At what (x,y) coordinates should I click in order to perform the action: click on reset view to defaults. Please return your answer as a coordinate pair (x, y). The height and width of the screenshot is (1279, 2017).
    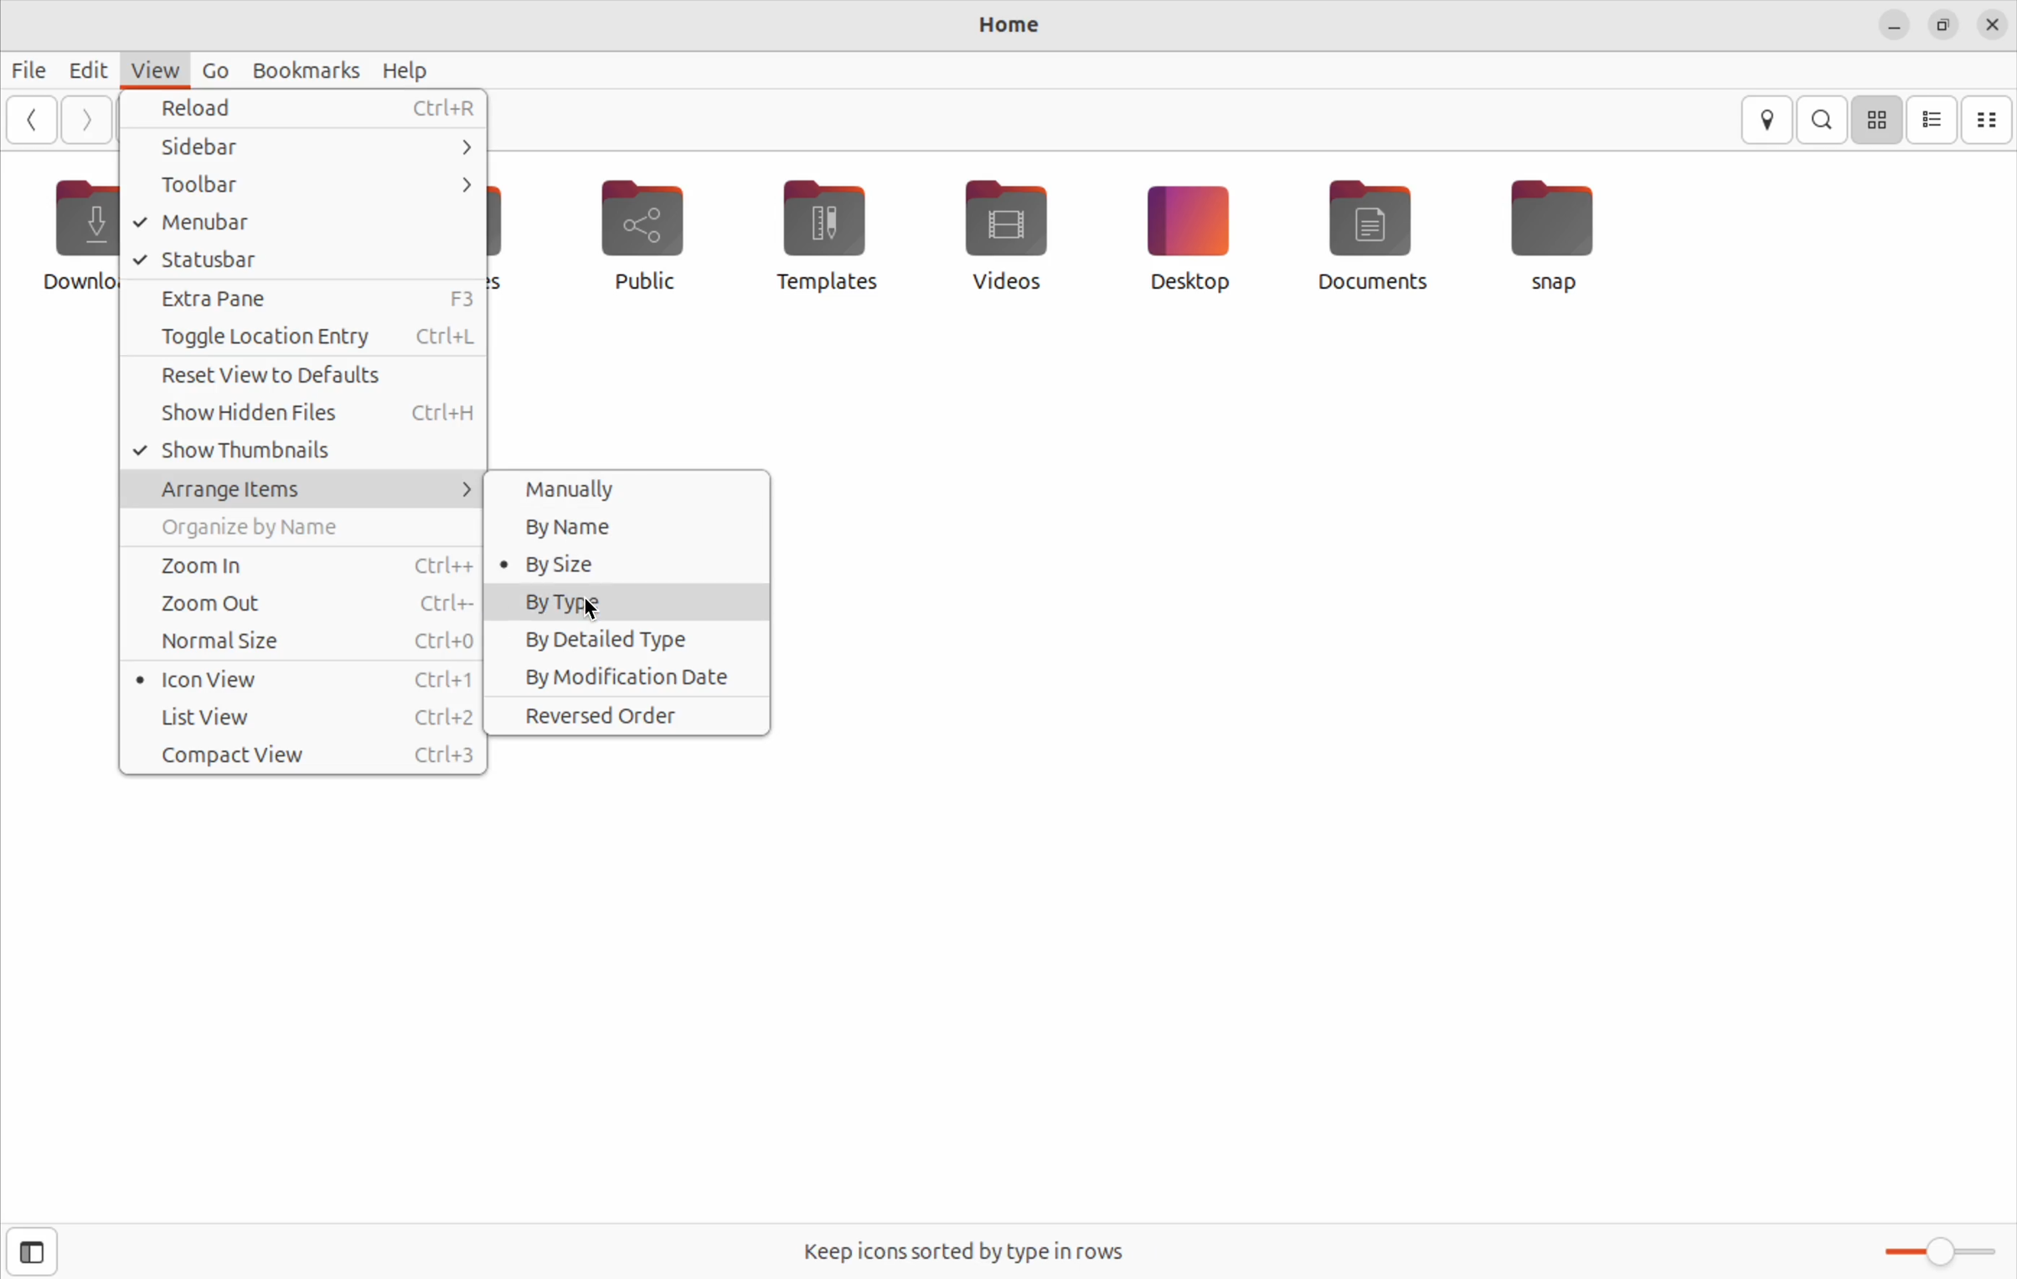
    Looking at the image, I should click on (308, 377).